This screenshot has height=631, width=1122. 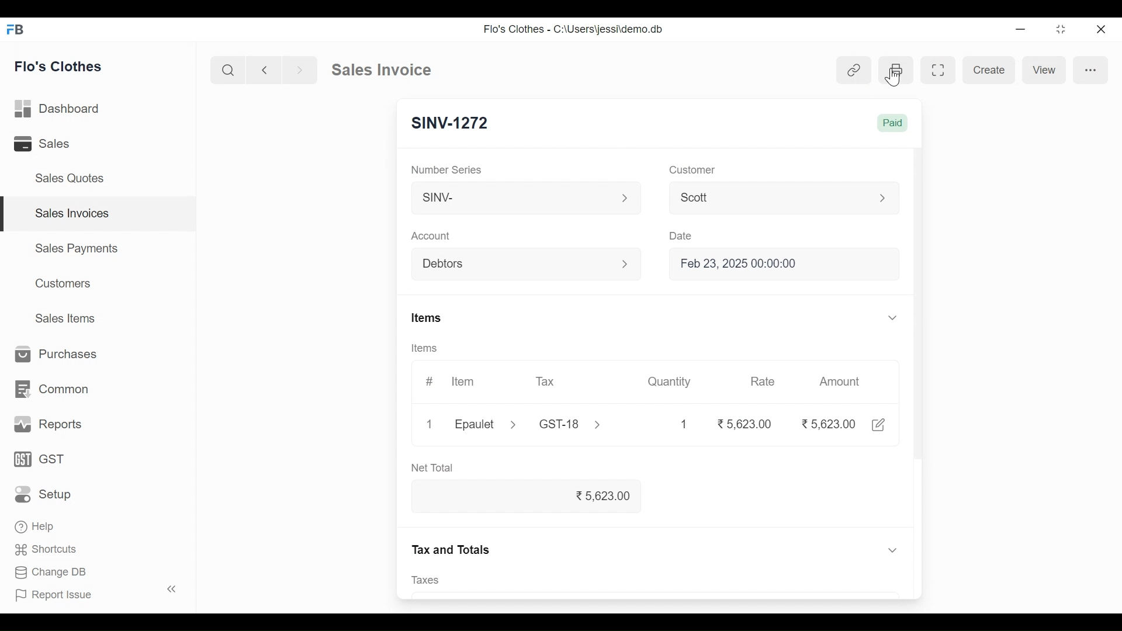 I want to click on Sales Items, so click(x=65, y=318).